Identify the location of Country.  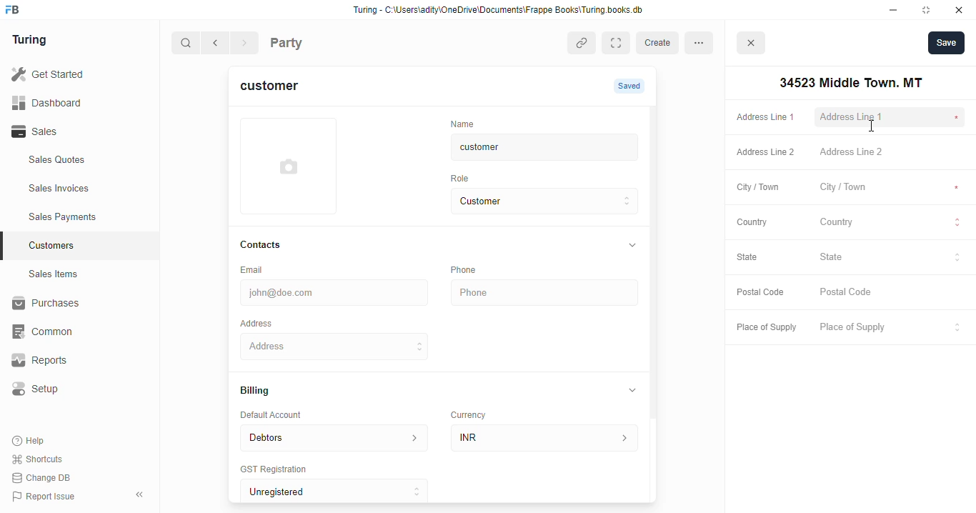
(751, 221).